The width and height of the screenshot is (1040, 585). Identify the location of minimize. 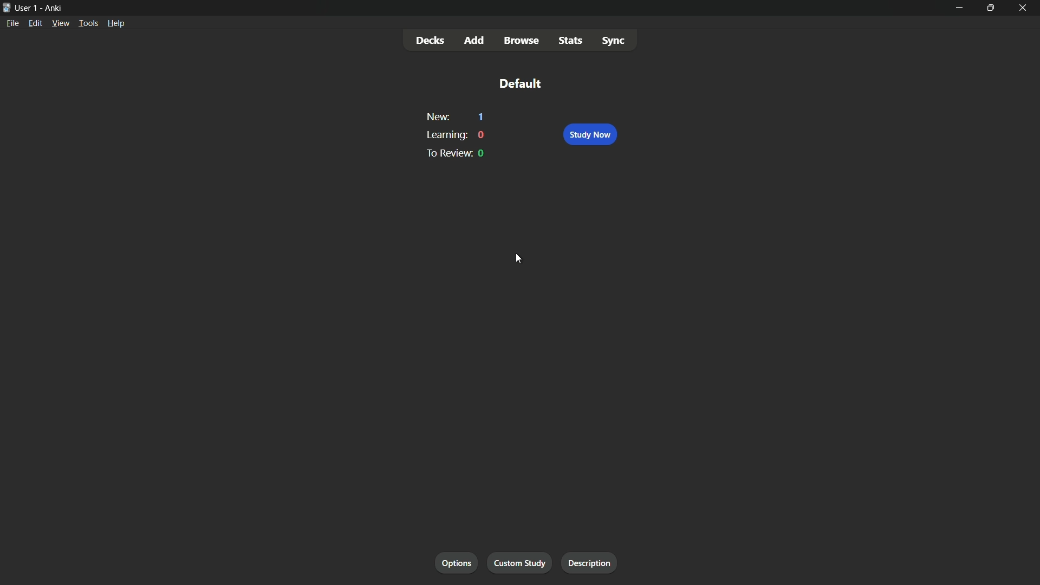
(958, 8).